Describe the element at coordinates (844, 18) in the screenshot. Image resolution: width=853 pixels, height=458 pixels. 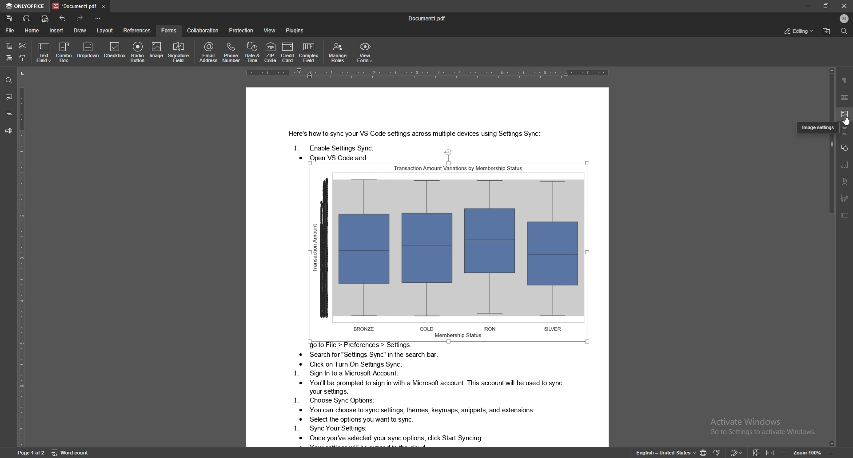
I see `profile` at that location.